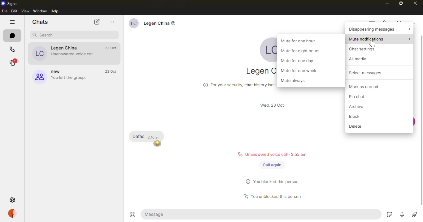  What do you see at coordinates (301, 40) in the screenshot?
I see `mute for 1 hour` at bounding box center [301, 40].